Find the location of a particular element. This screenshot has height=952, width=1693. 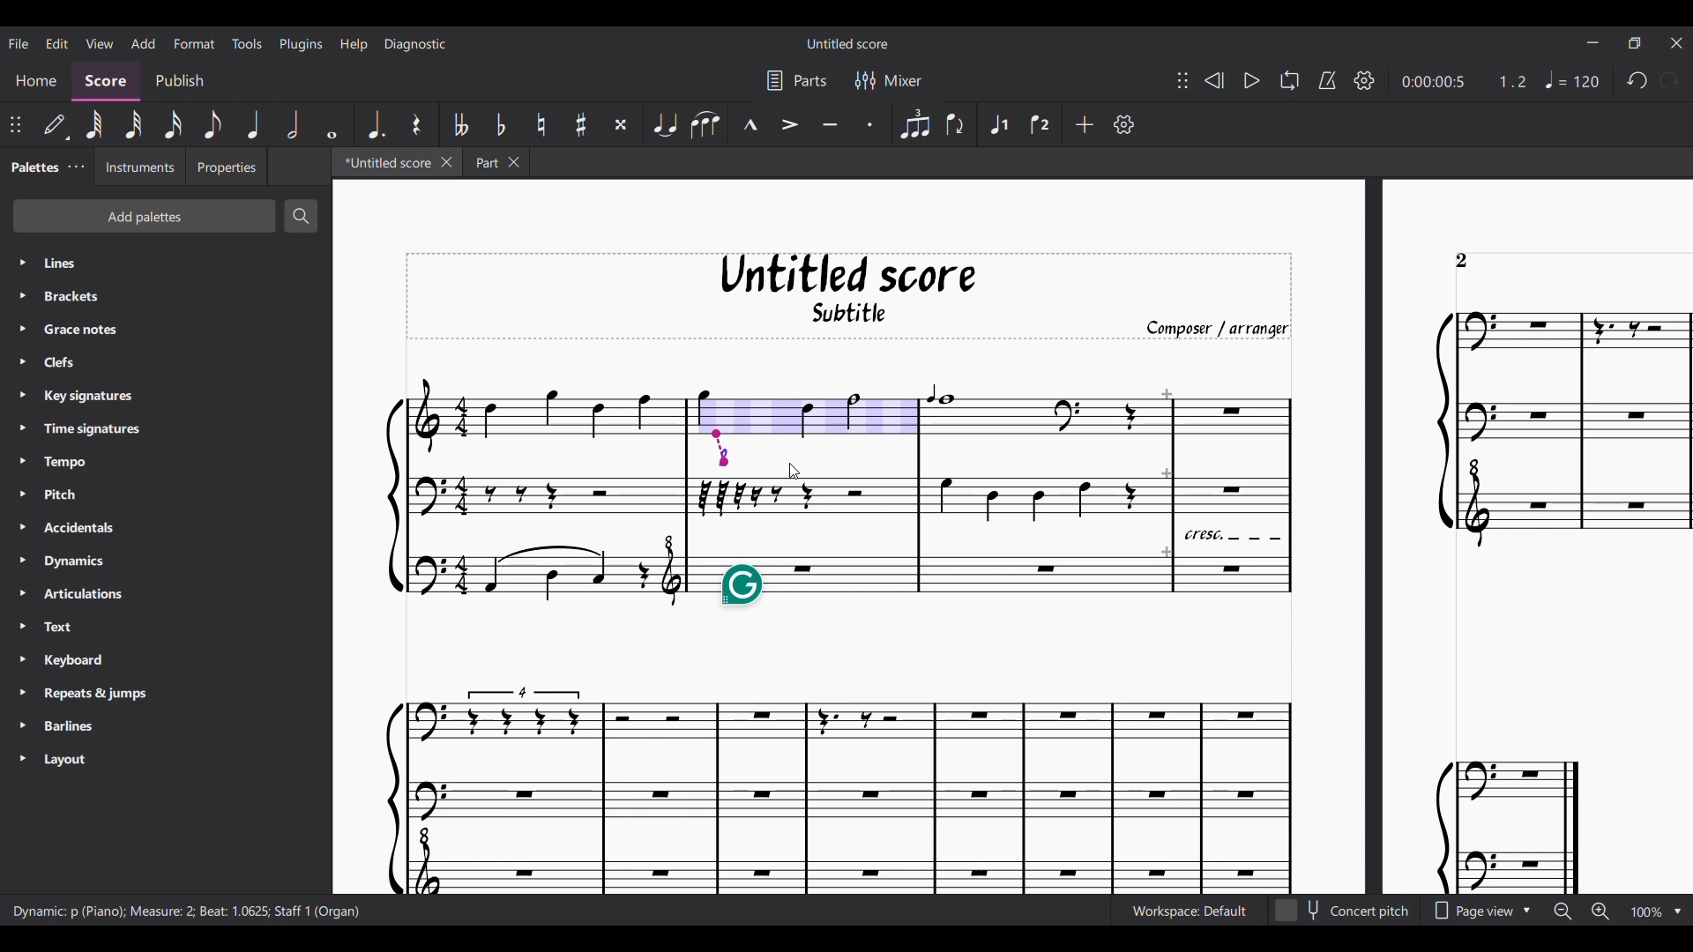

Description of current selection is located at coordinates (187, 911).